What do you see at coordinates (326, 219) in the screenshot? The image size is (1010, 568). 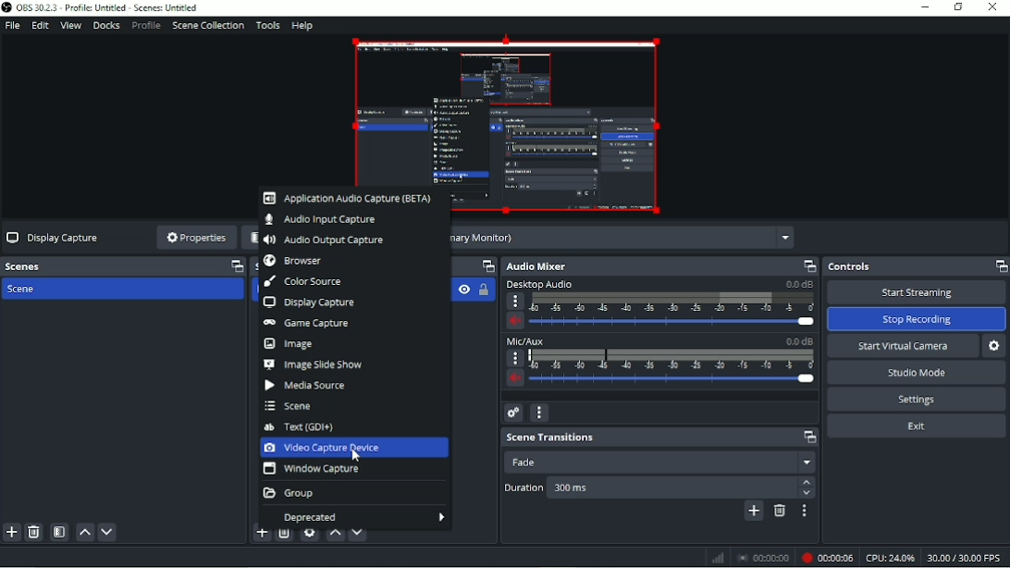 I see `Audio input capture` at bounding box center [326, 219].